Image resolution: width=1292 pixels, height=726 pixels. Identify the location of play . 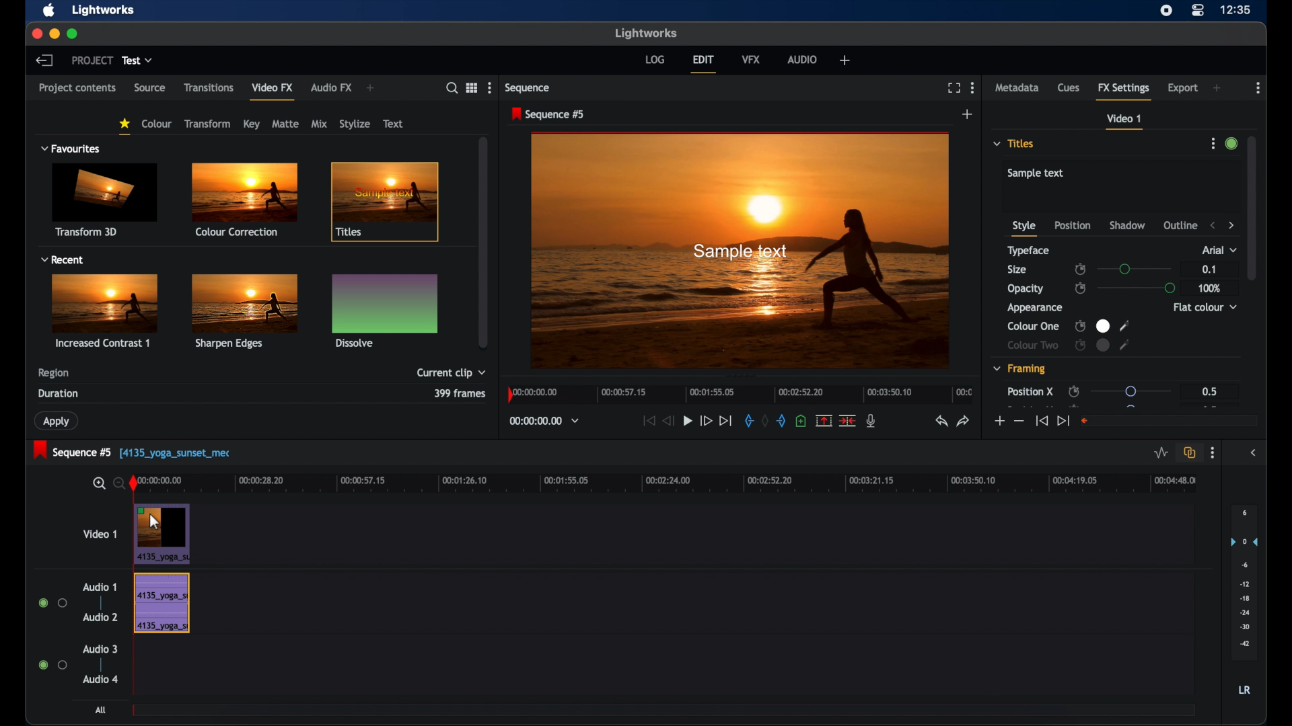
(688, 421).